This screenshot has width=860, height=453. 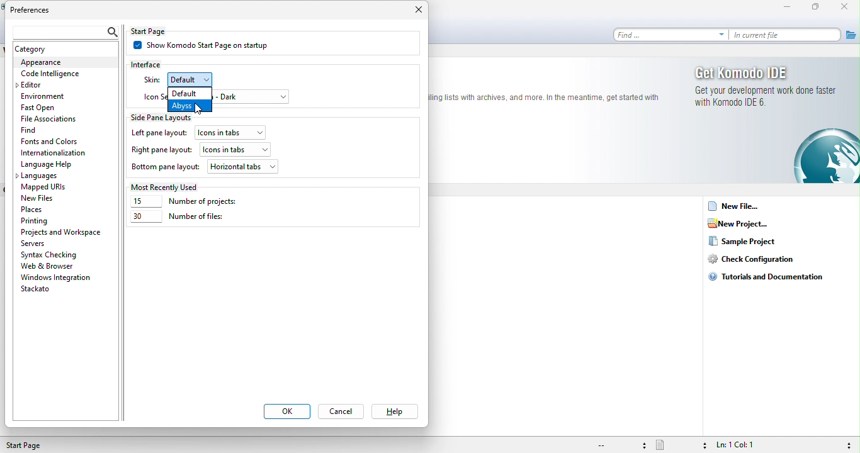 What do you see at coordinates (151, 80) in the screenshot?
I see `skin` at bounding box center [151, 80].